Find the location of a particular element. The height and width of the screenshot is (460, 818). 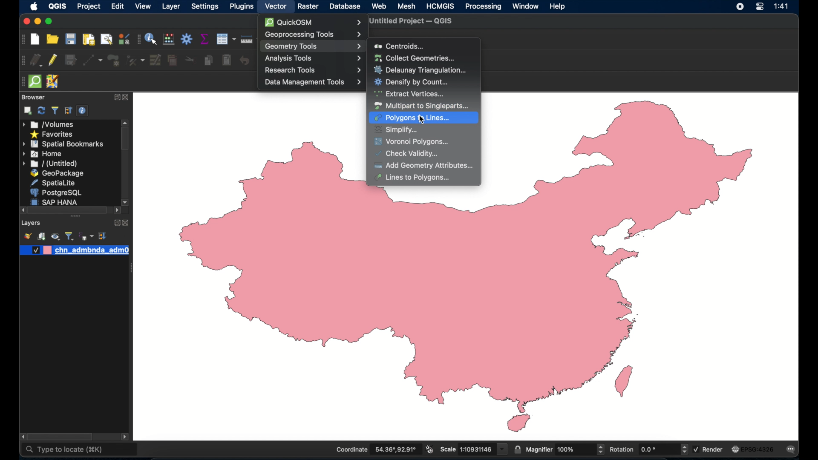

simplify is located at coordinates (397, 130).